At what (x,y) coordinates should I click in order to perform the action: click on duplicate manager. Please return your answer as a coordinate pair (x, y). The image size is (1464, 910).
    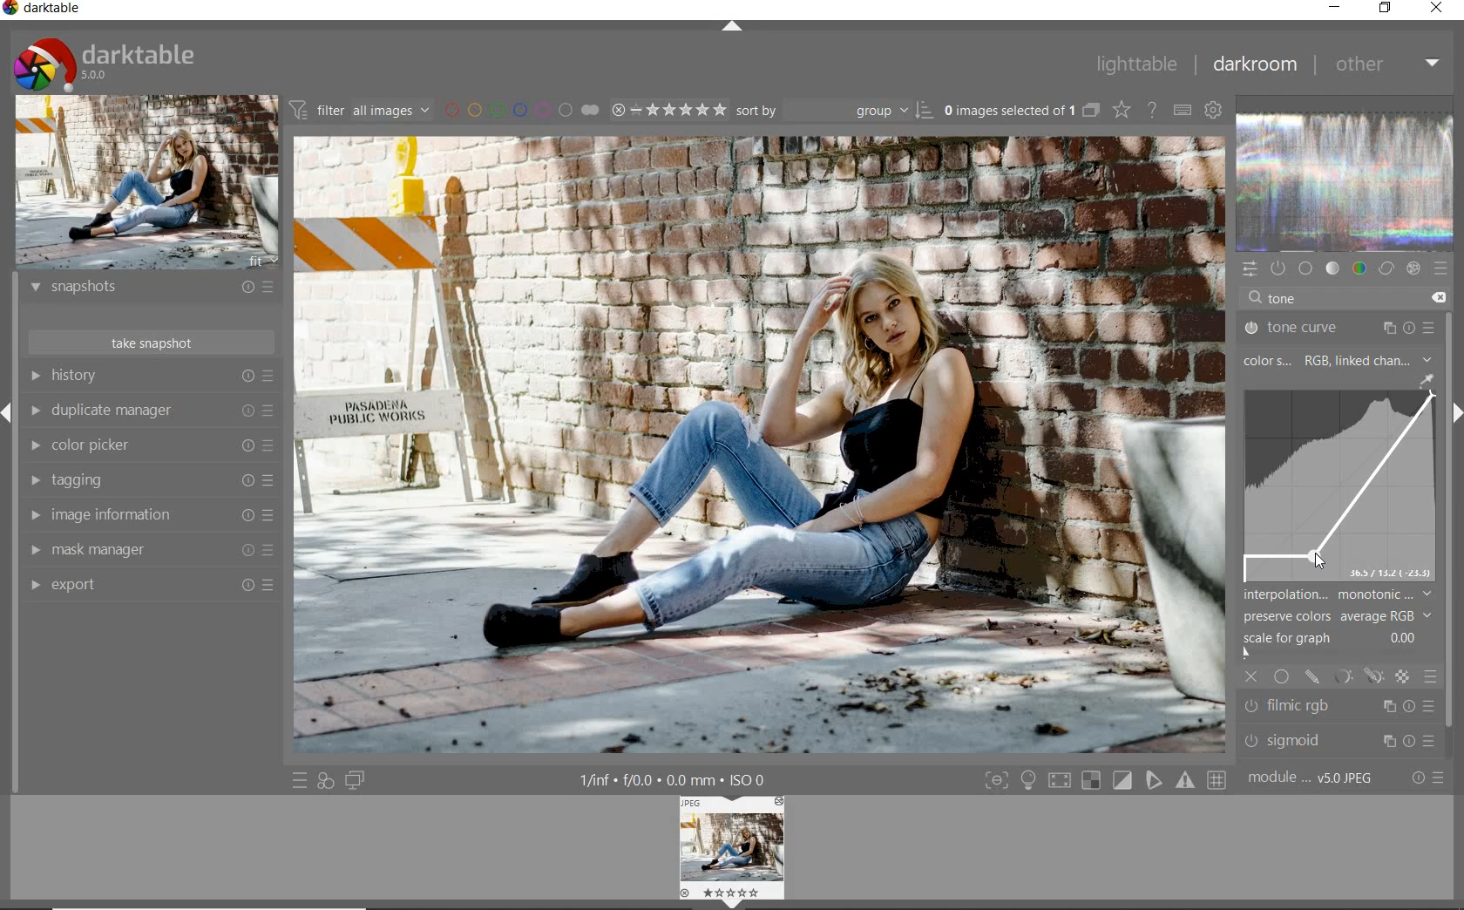
    Looking at the image, I should click on (152, 413).